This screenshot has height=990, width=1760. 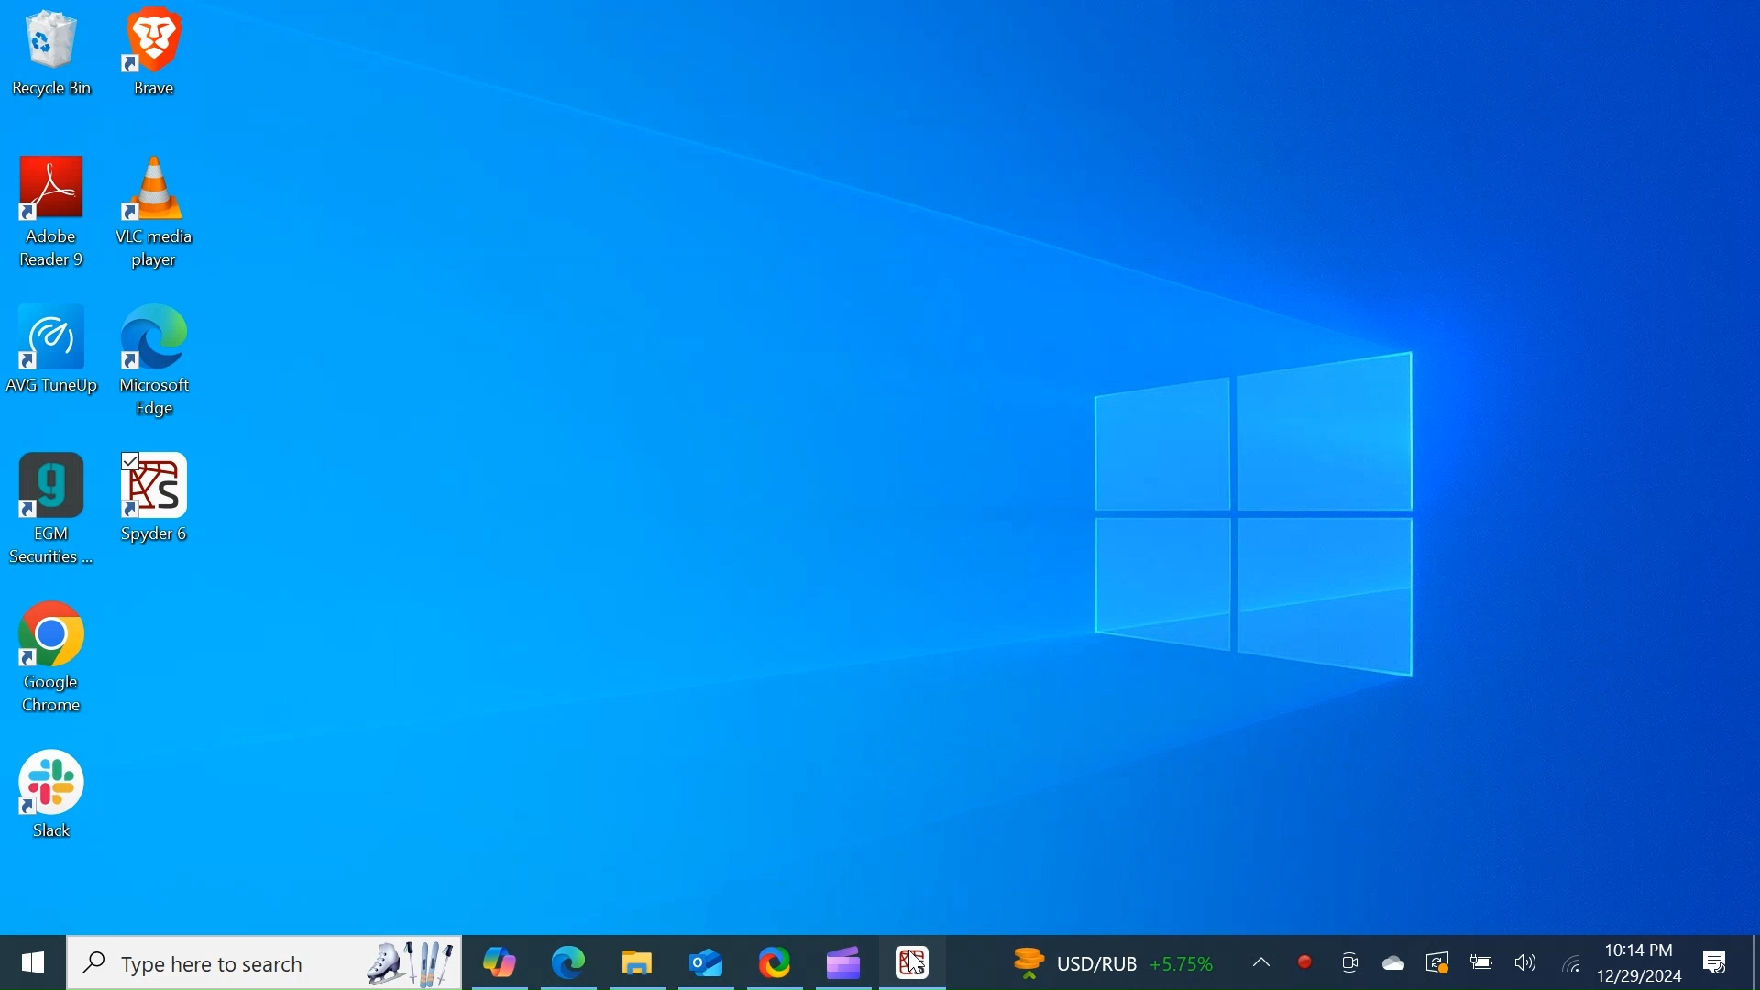 I want to click on USD/RUB +5.75%, so click(x=1138, y=962).